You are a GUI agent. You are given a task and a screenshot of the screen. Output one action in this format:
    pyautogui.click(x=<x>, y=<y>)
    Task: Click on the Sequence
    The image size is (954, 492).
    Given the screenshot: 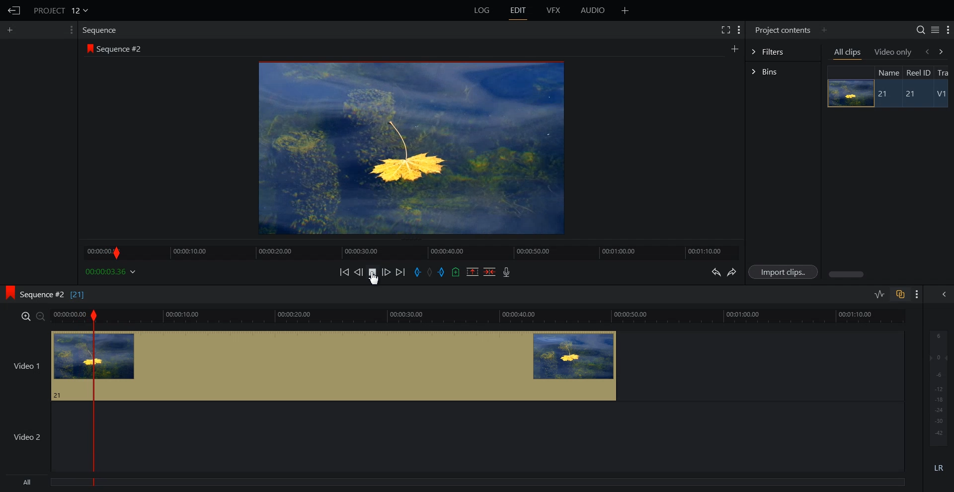 What is the action you would take?
    pyautogui.click(x=102, y=30)
    